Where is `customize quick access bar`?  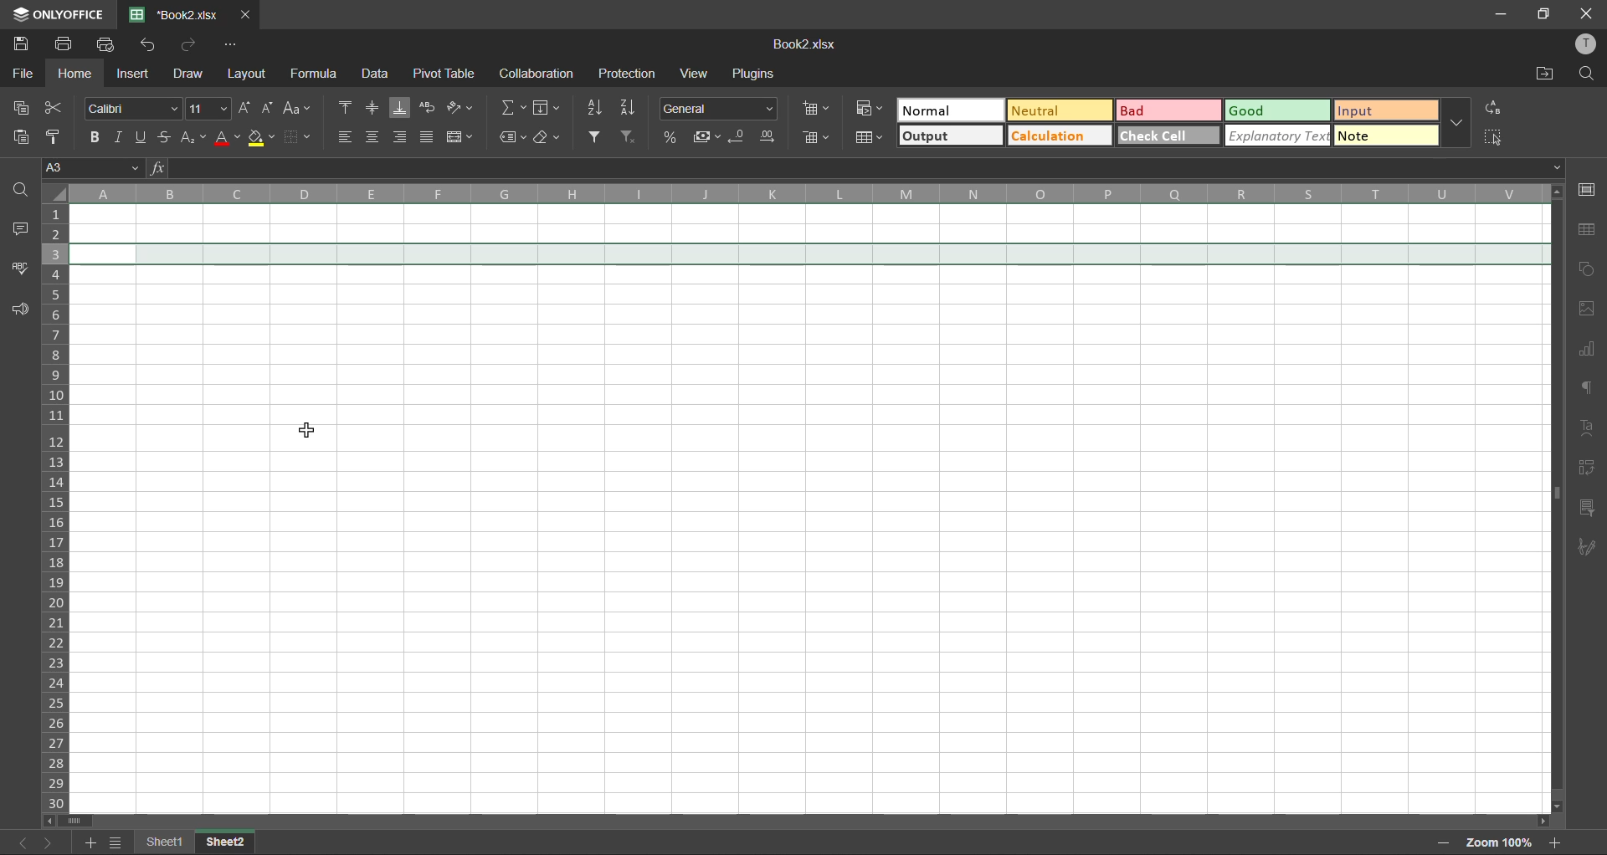
customize quick access bar is located at coordinates (230, 45).